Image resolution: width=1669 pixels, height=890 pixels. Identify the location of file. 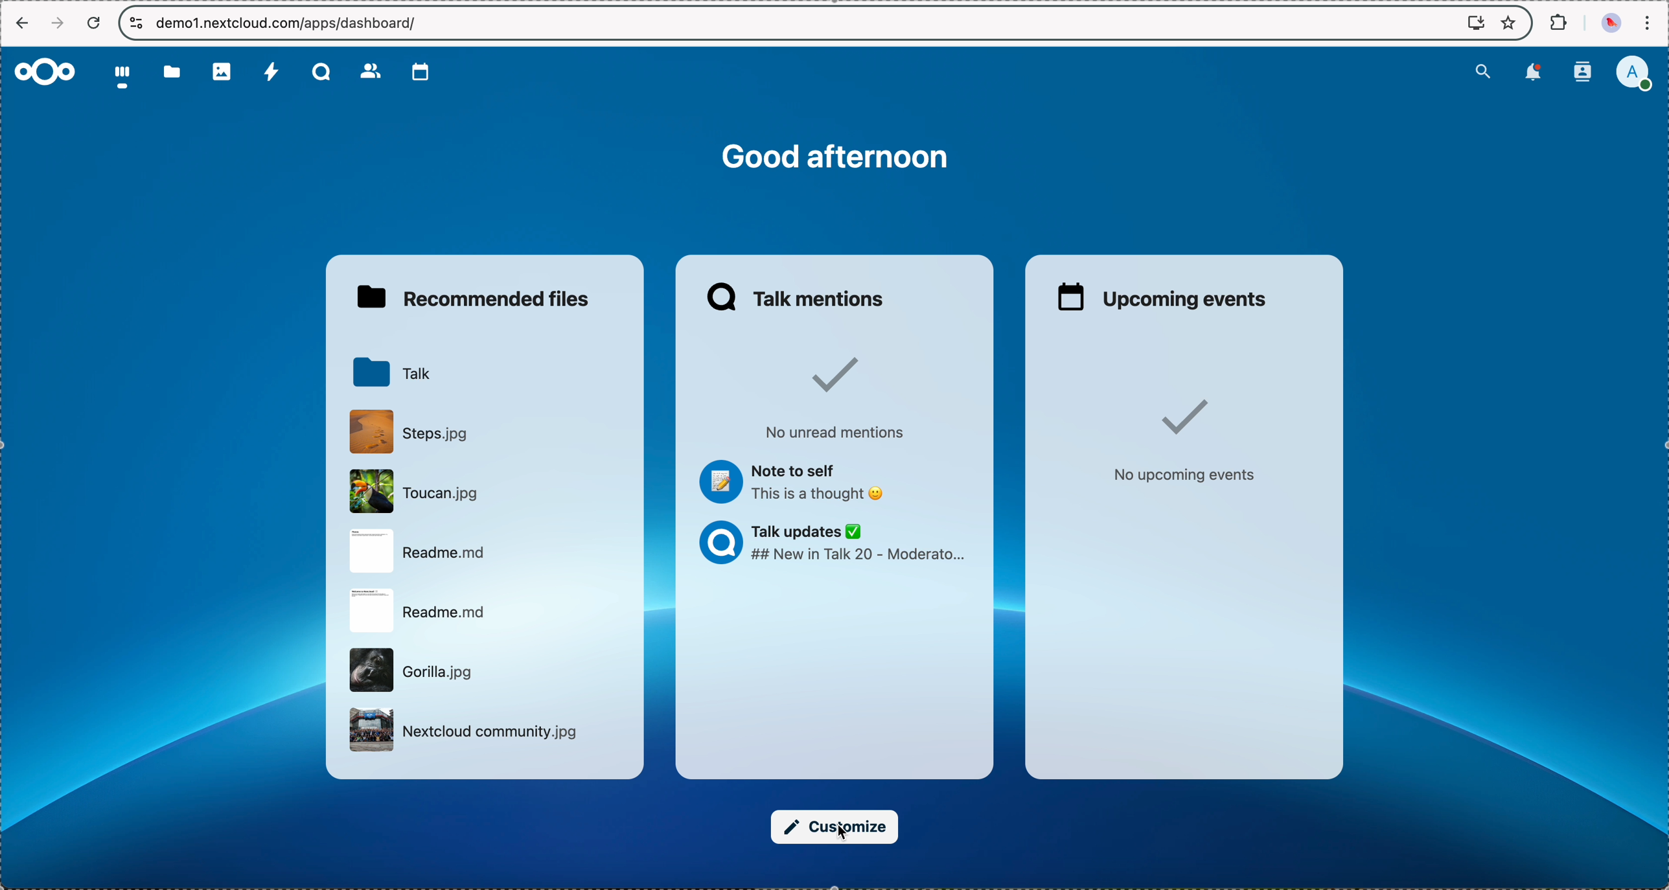
(423, 552).